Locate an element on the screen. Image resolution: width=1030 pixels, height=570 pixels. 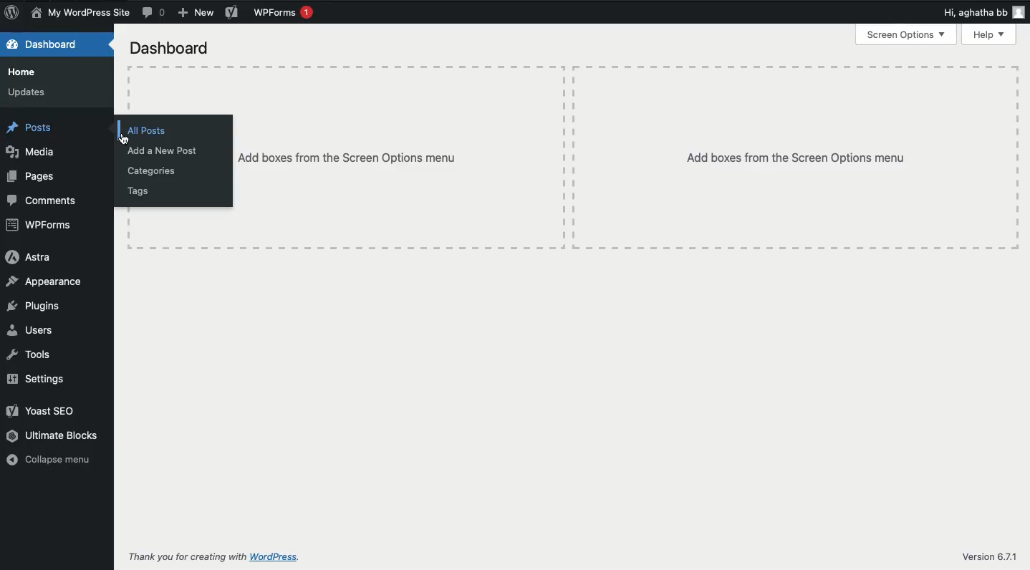
Settings is located at coordinates (41, 379).